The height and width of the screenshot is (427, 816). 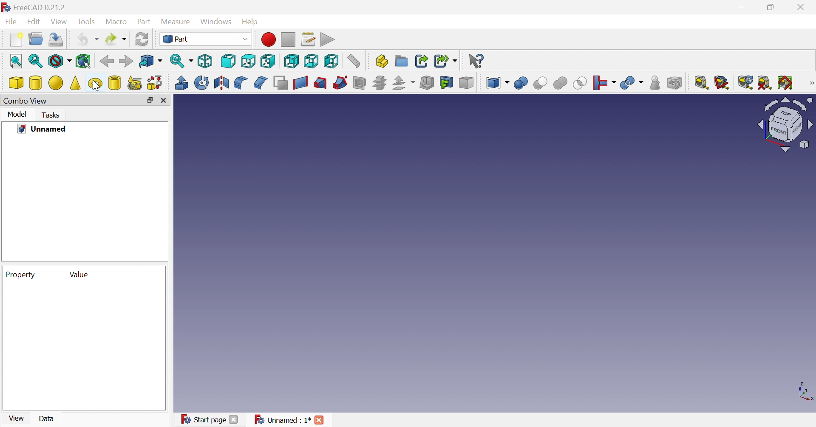 What do you see at coordinates (16, 39) in the screenshot?
I see `` at bounding box center [16, 39].